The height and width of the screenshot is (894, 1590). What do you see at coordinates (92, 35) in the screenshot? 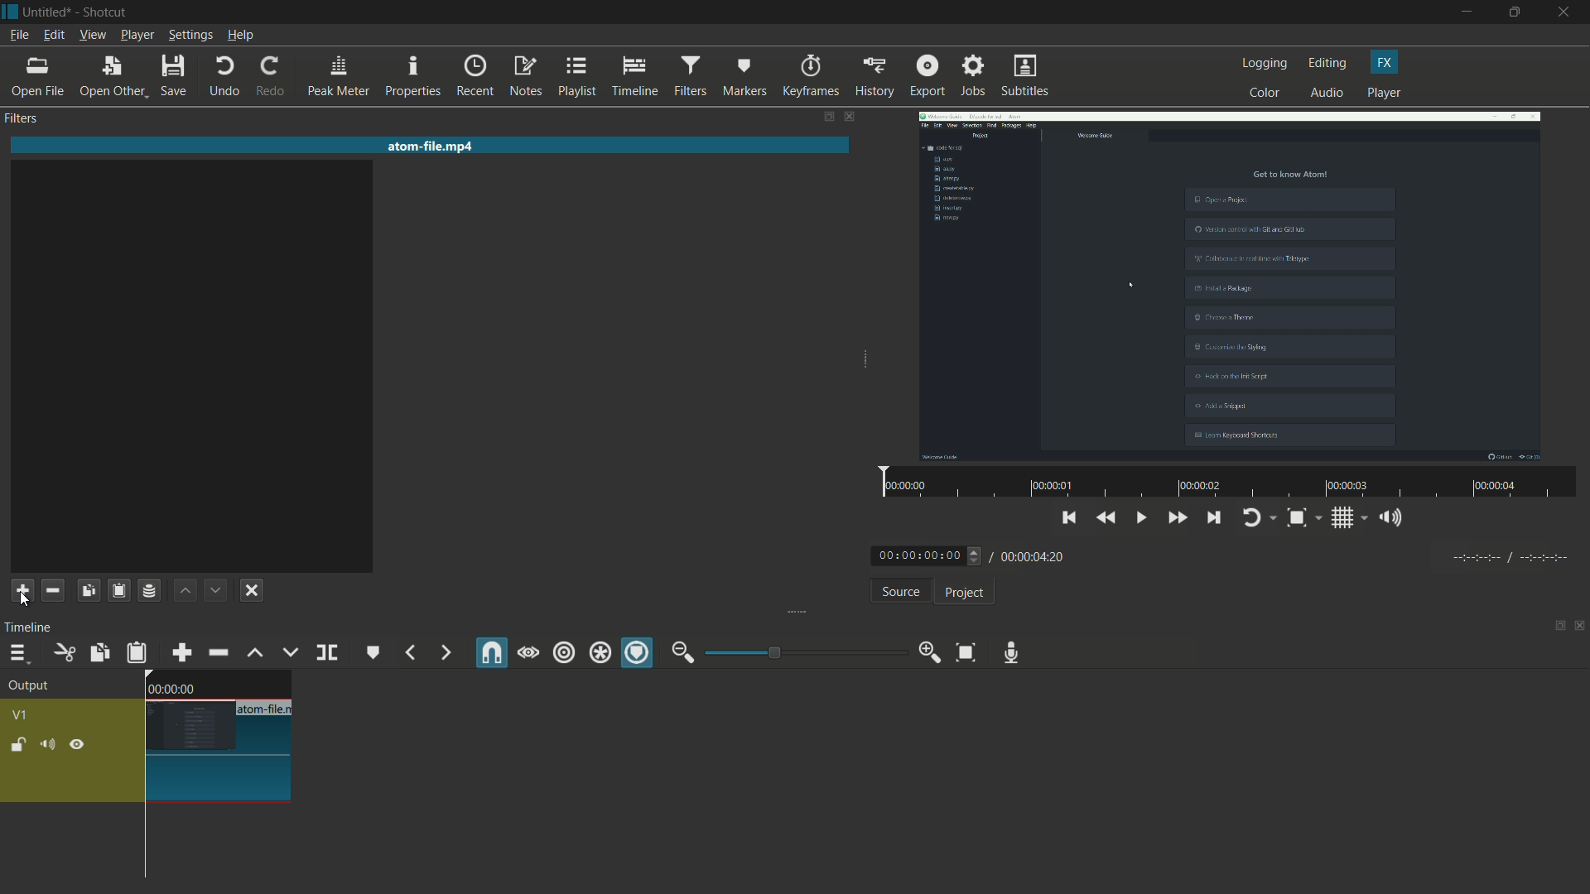
I see `view menu` at bounding box center [92, 35].